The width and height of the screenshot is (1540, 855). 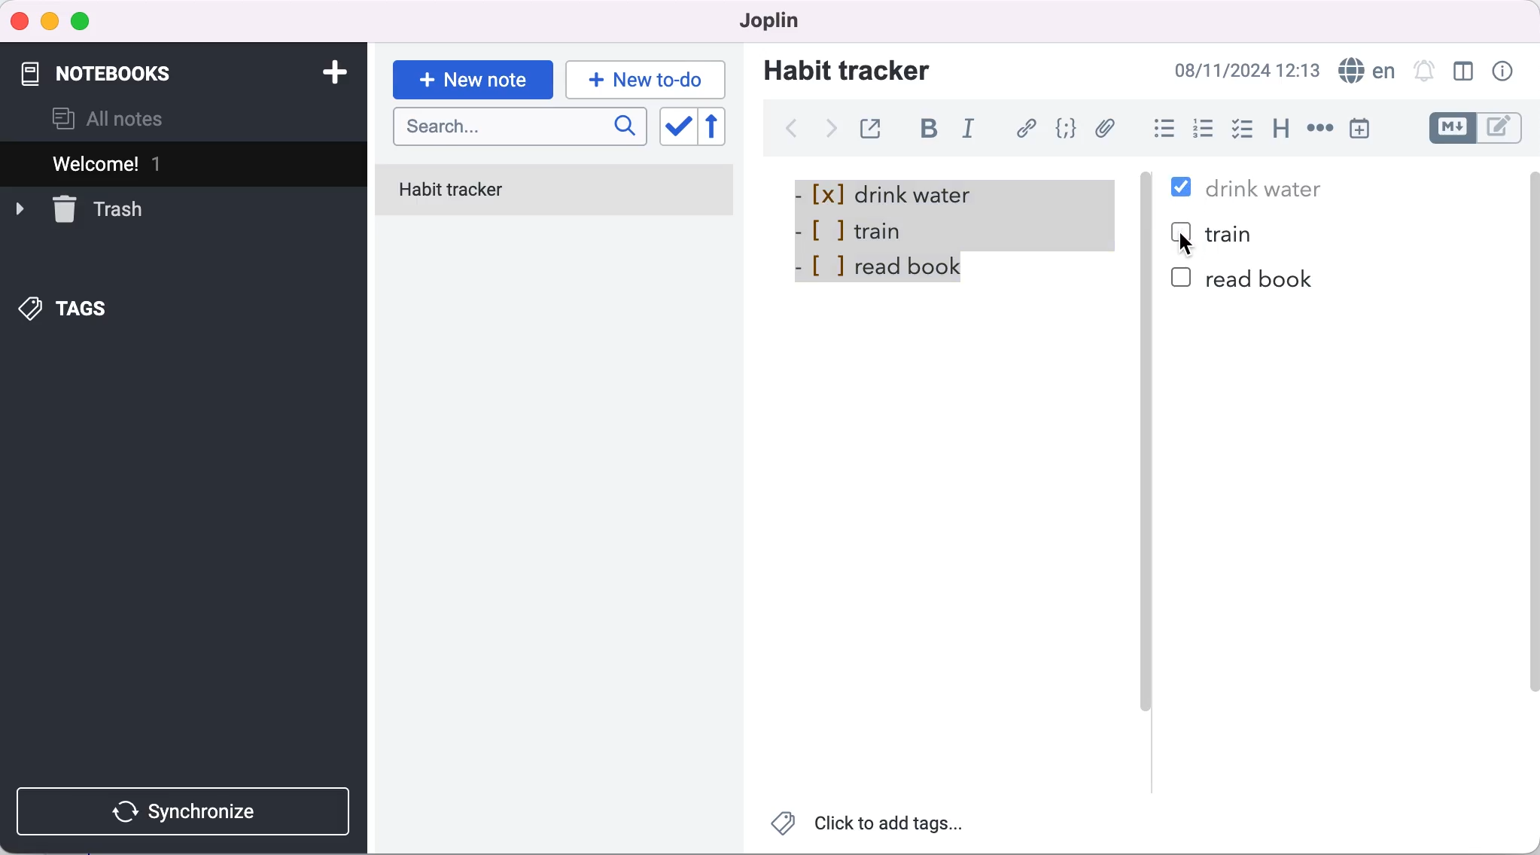 I want to click on habit tracker, so click(x=847, y=69).